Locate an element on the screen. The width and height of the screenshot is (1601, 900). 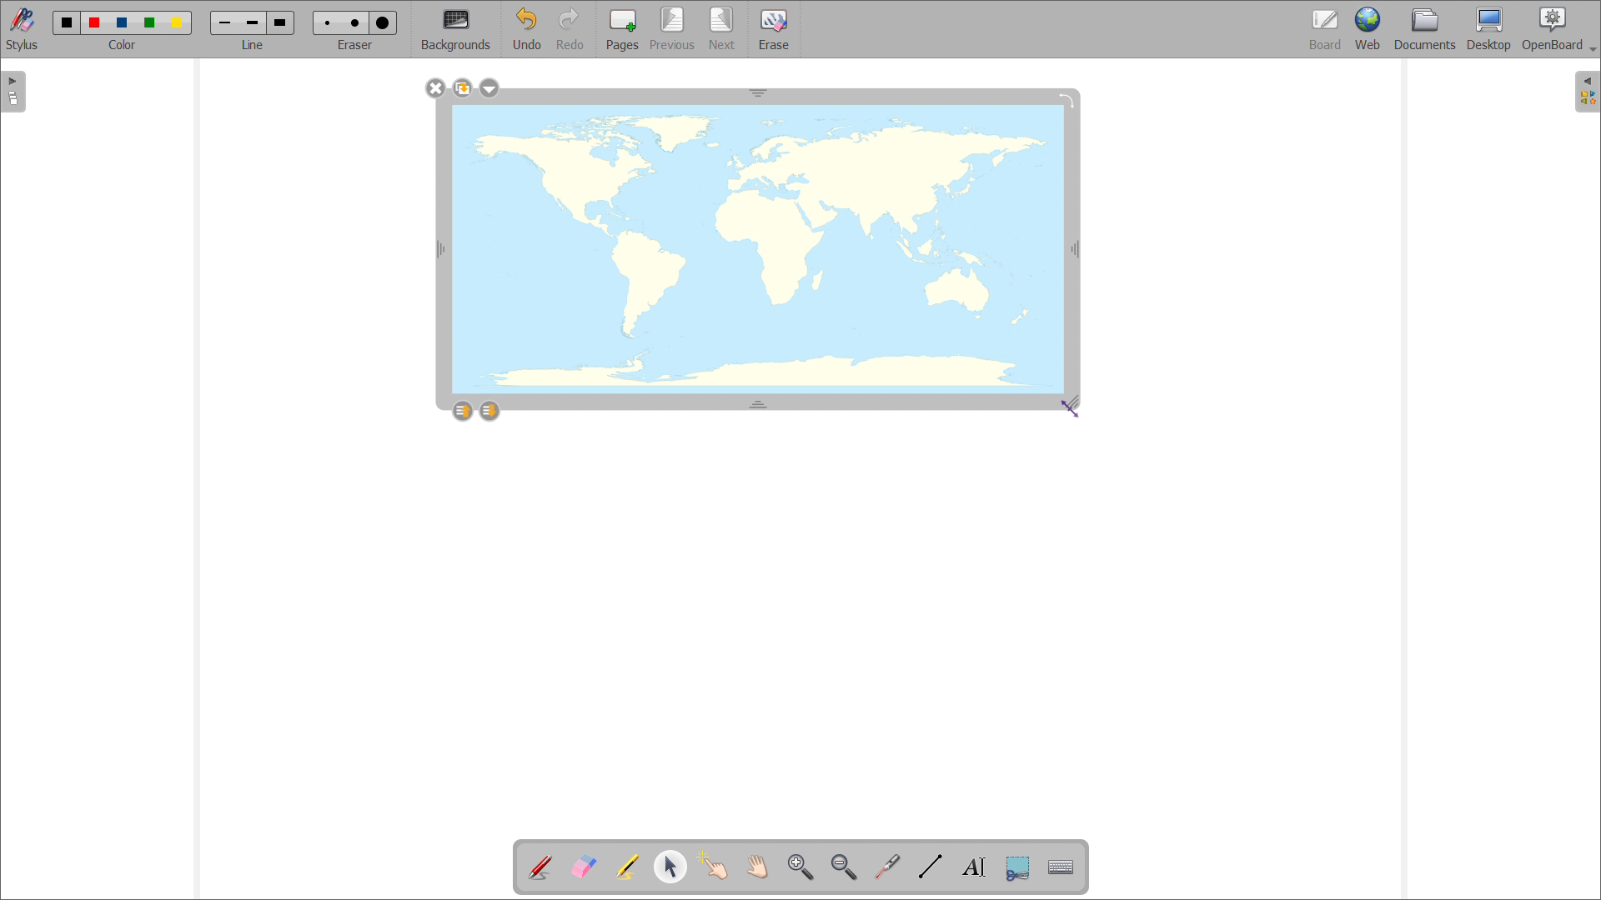
yellow is located at coordinates (178, 23).